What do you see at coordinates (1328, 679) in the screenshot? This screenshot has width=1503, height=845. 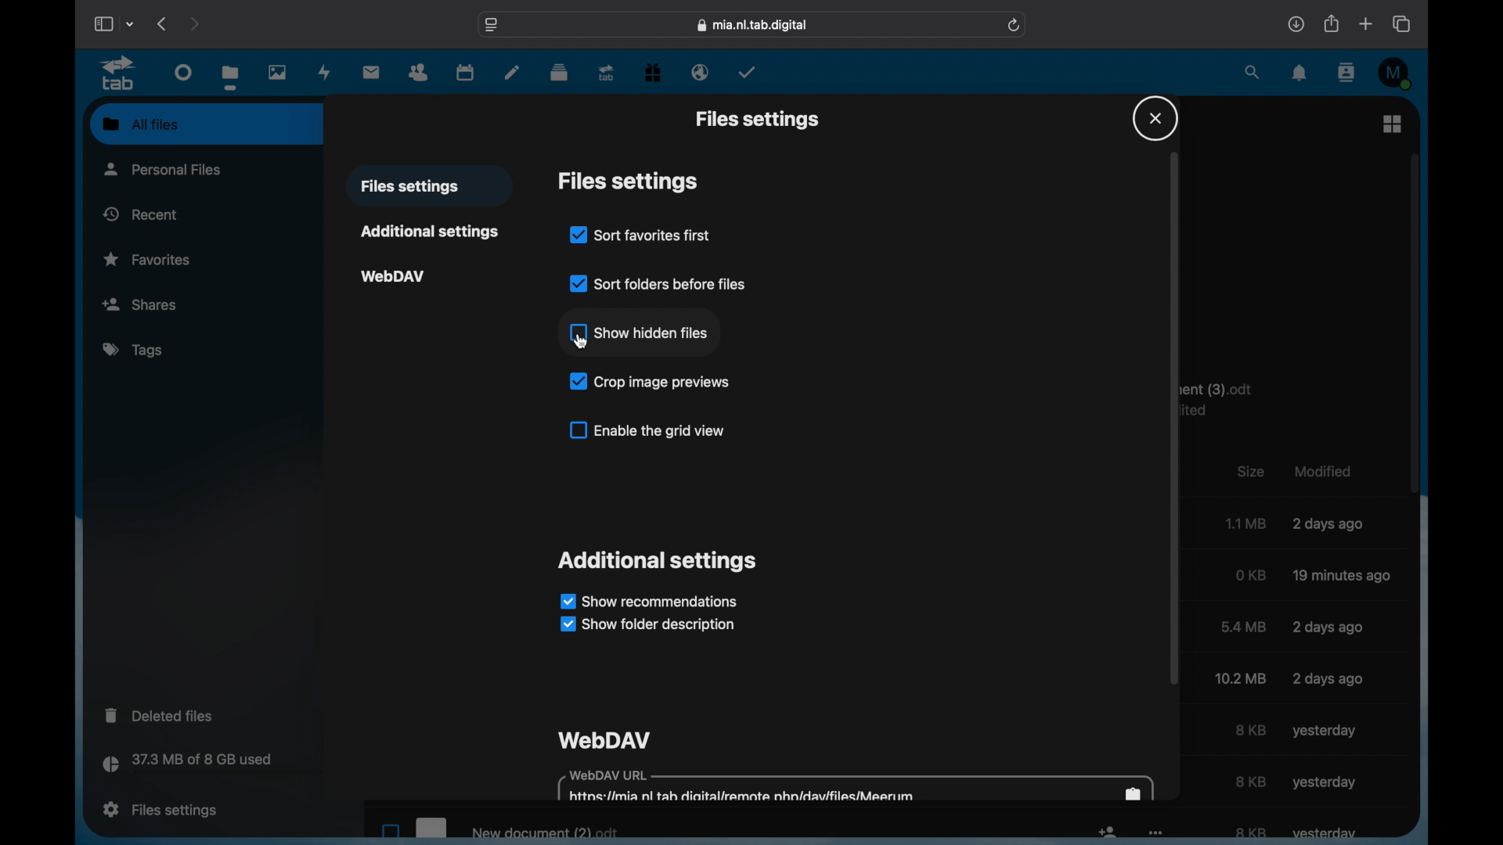 I see `modified` at bounding box center [1328, 679].